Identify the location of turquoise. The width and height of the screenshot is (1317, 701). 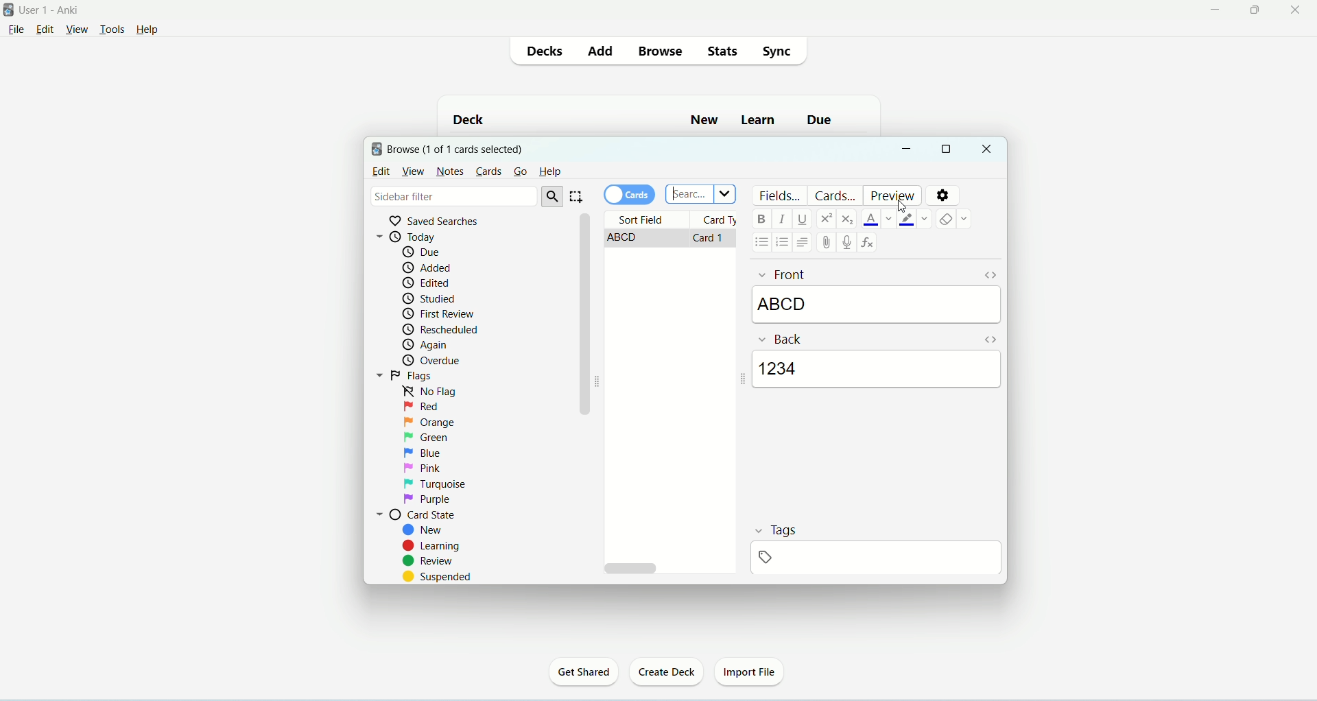
(436, 483).